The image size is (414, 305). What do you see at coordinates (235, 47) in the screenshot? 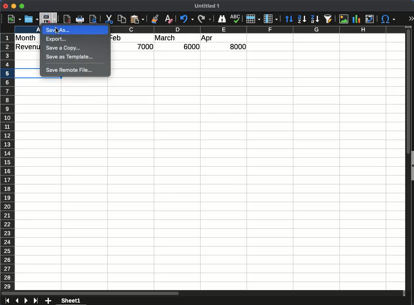
I see `8000` at bounding box center [235, 47].